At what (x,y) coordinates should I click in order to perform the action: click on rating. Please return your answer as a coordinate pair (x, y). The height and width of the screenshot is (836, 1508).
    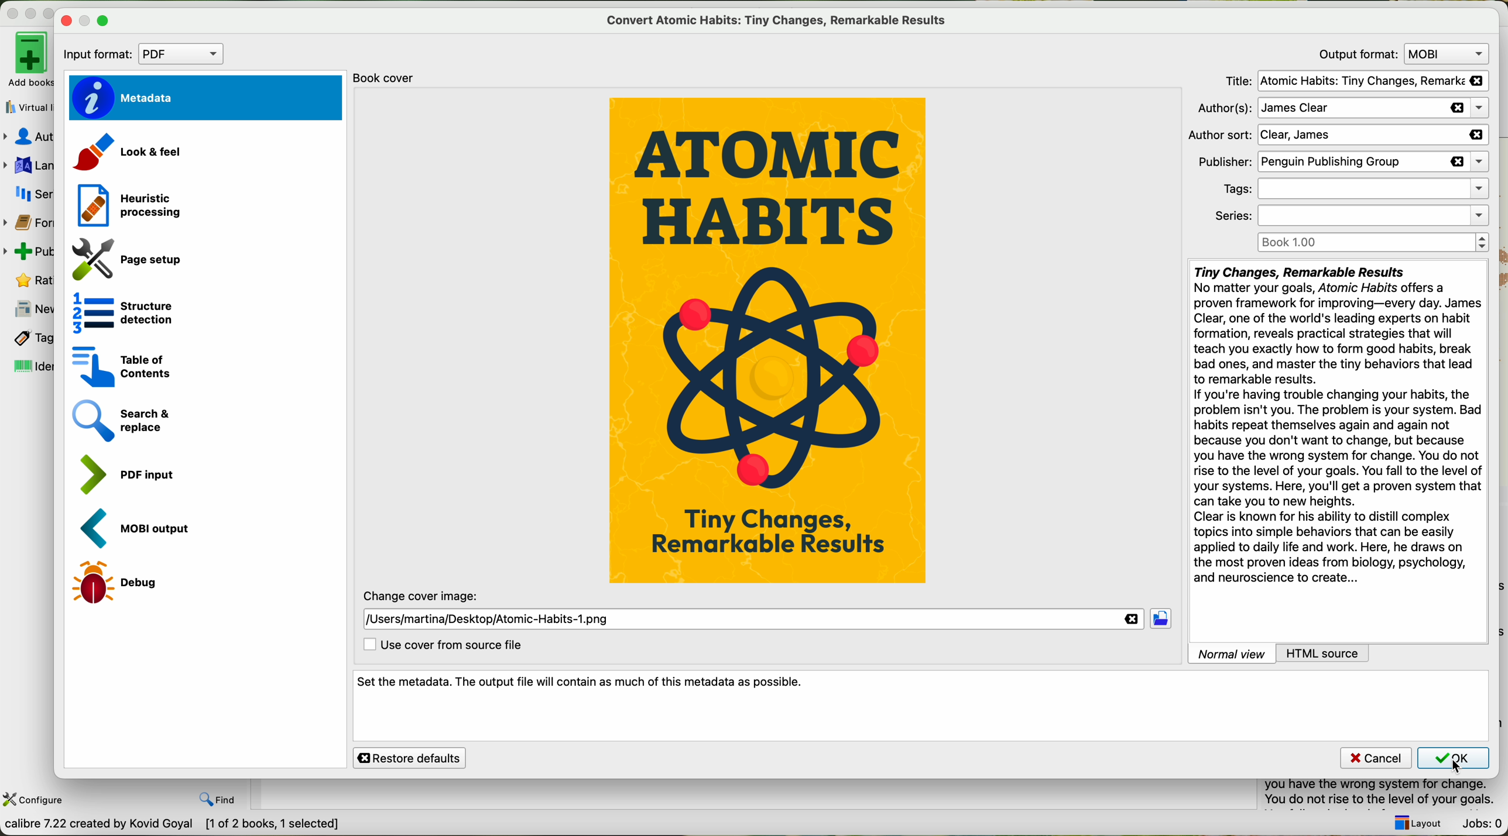
    Looking at the image, I should click on (32, 279).